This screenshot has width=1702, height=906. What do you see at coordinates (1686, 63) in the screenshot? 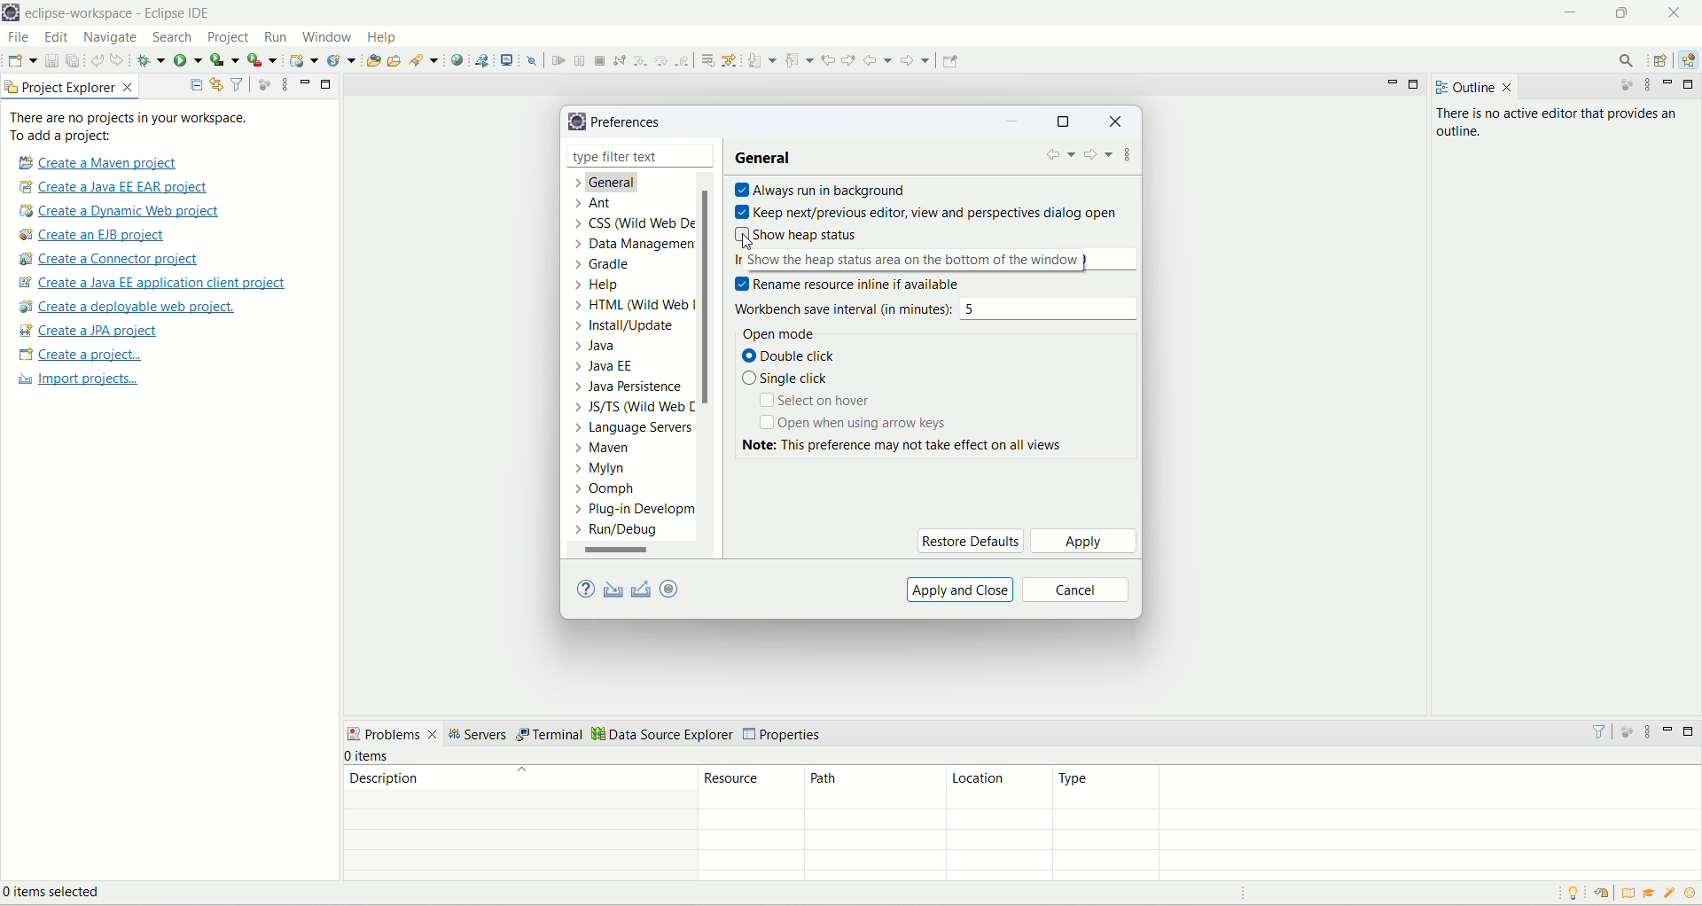
I see `Java EE` at bounding box center [1686, 63].